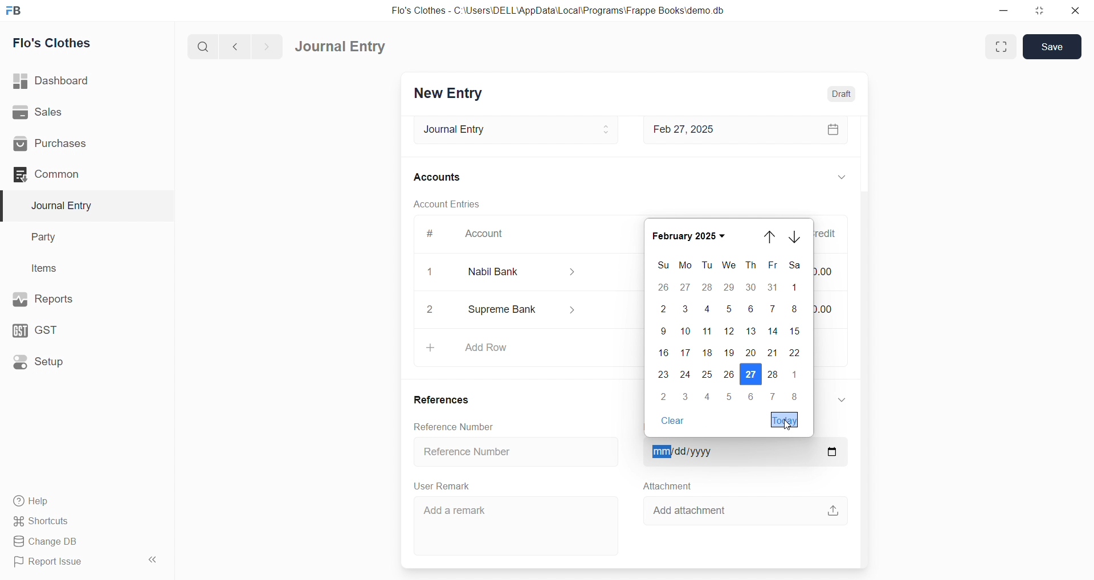 This screenshot has width=1094, height=580. I want to click on 6, so click(753, 397).